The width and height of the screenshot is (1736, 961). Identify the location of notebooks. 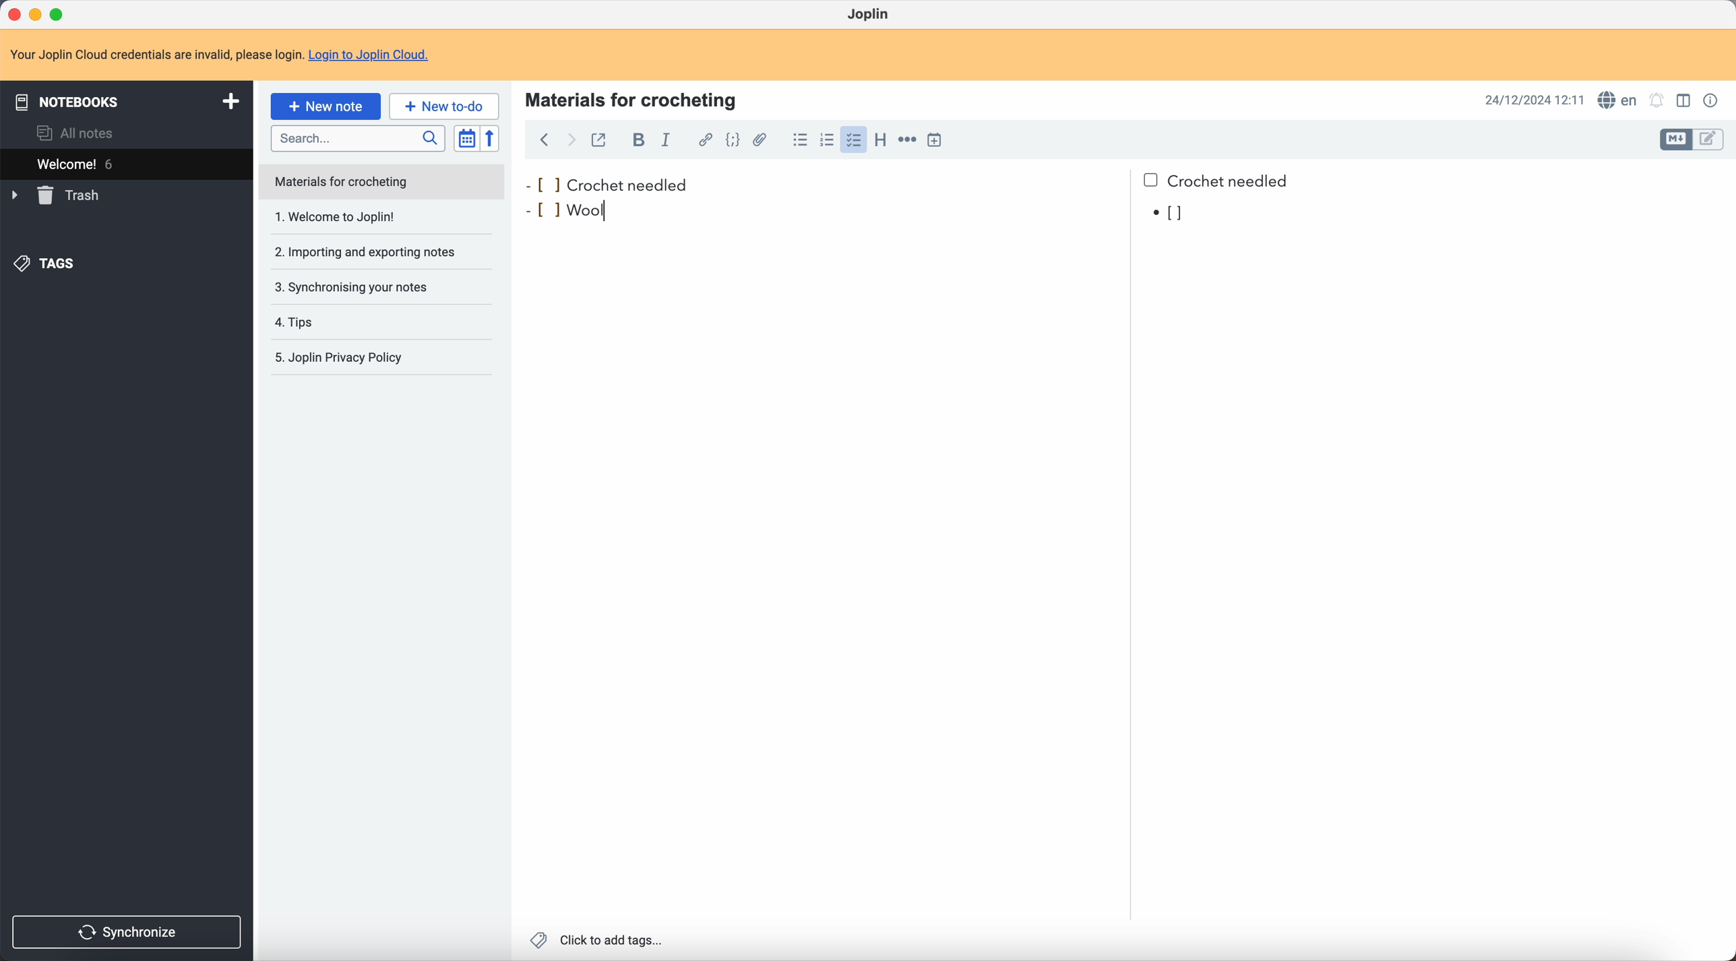
(125, 100).